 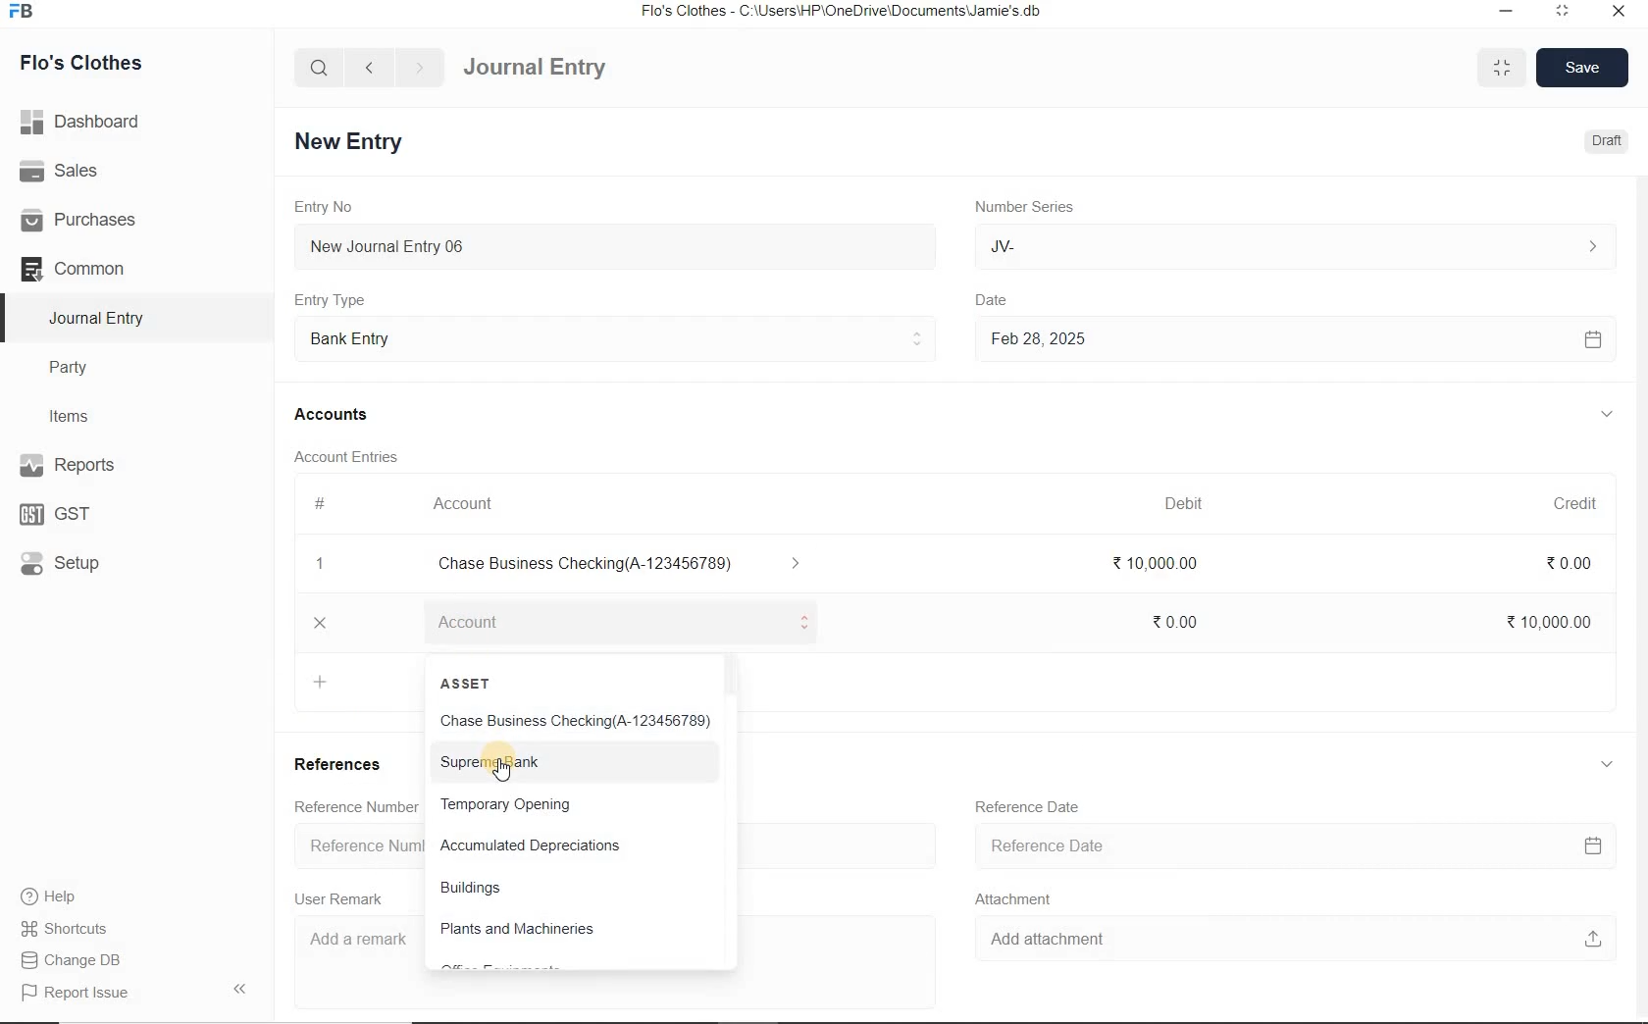 I want to click on Shortcuts, so click(x=65, y=925).